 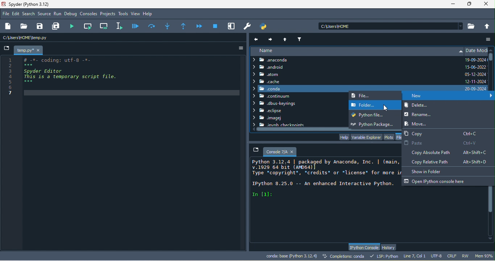 What do you see at coordinates (436, 181) in the screenshot?
I see `open ipython console here` at bounding box center [436, 181].